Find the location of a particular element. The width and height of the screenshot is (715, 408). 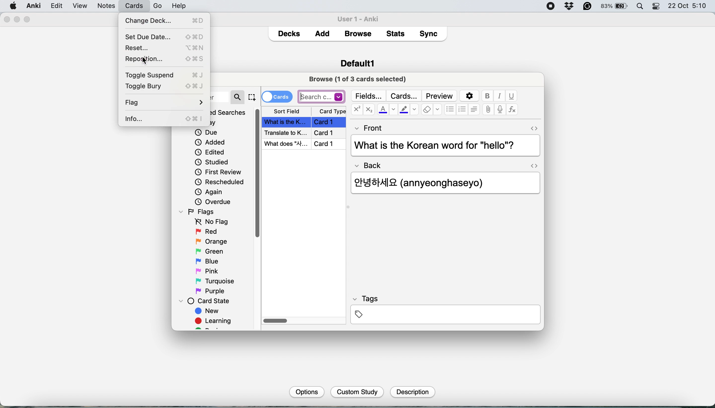

edit is located at coordinates (80, 6).